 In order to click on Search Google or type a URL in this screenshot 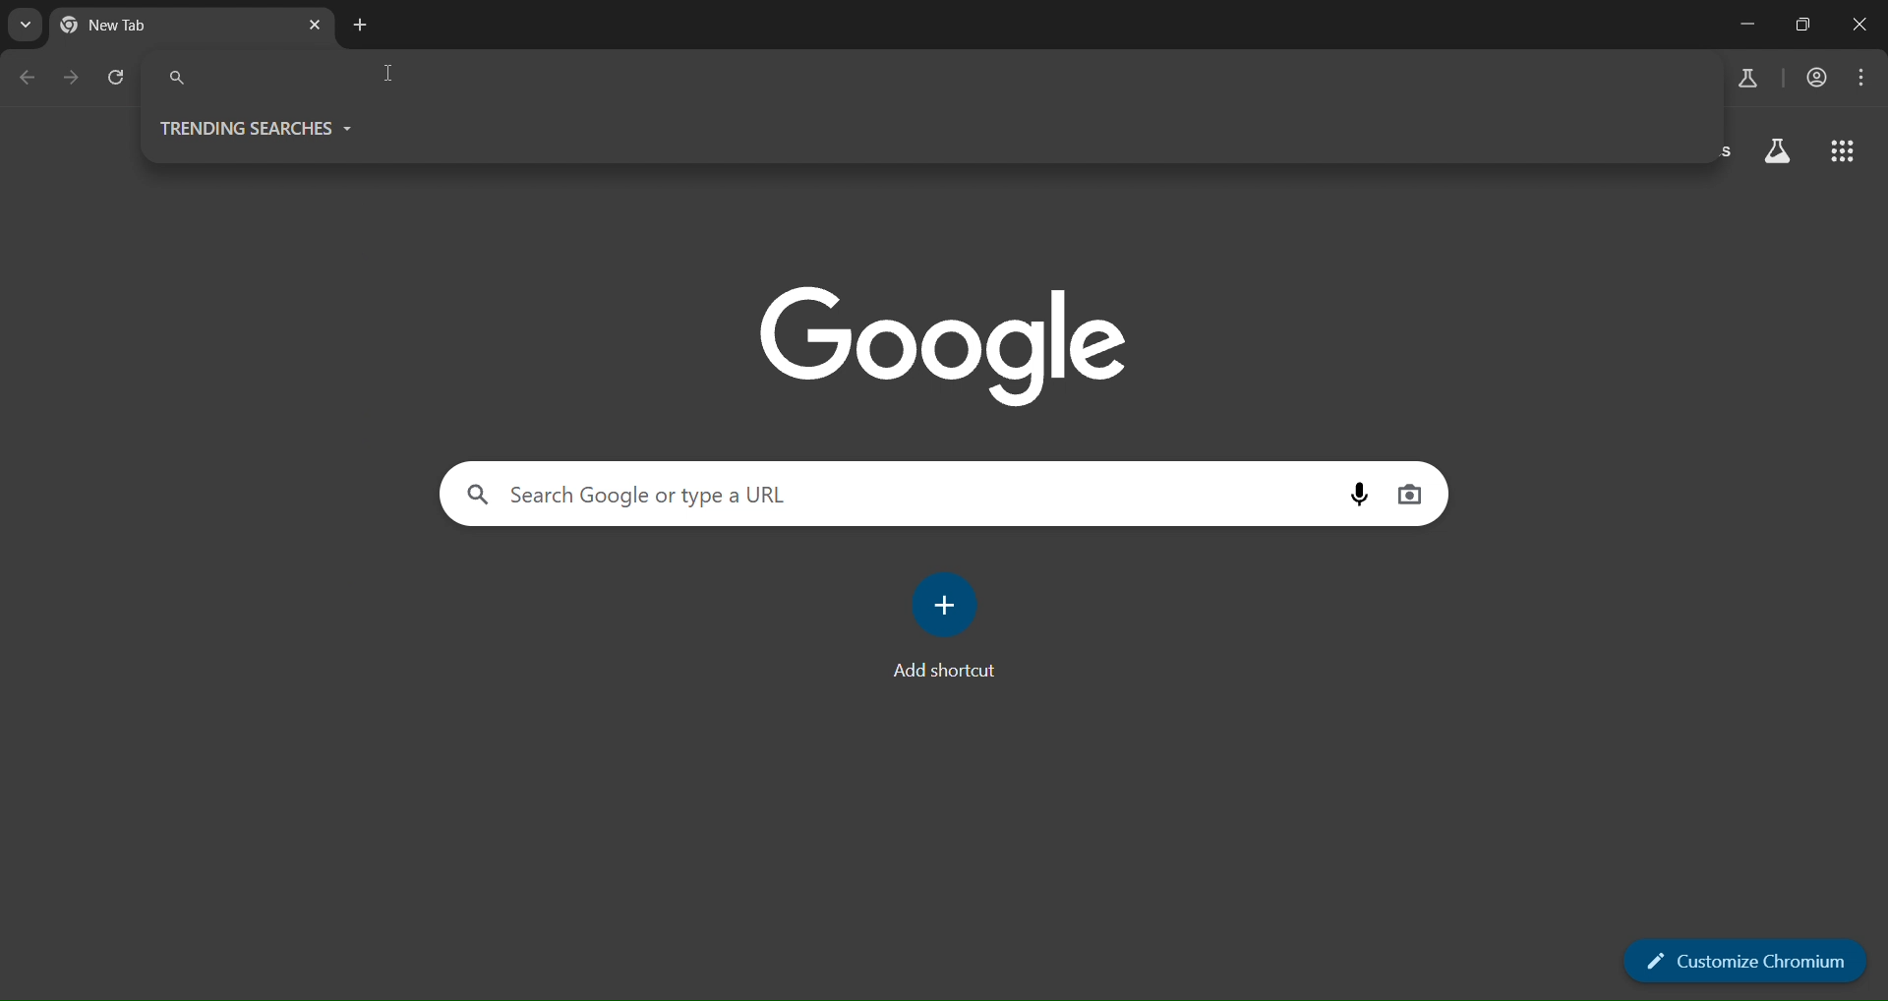, I will do `click(631, 496)`.